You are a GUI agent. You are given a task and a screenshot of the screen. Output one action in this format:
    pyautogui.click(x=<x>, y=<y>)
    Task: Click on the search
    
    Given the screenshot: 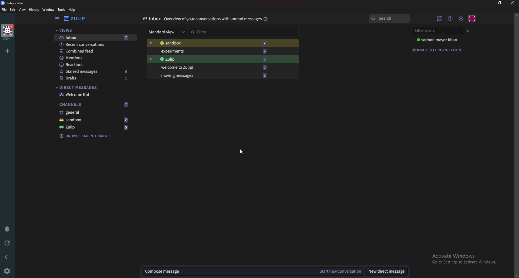 What is the action you would take?
    pyautogui.click(x=389, y=18)
    